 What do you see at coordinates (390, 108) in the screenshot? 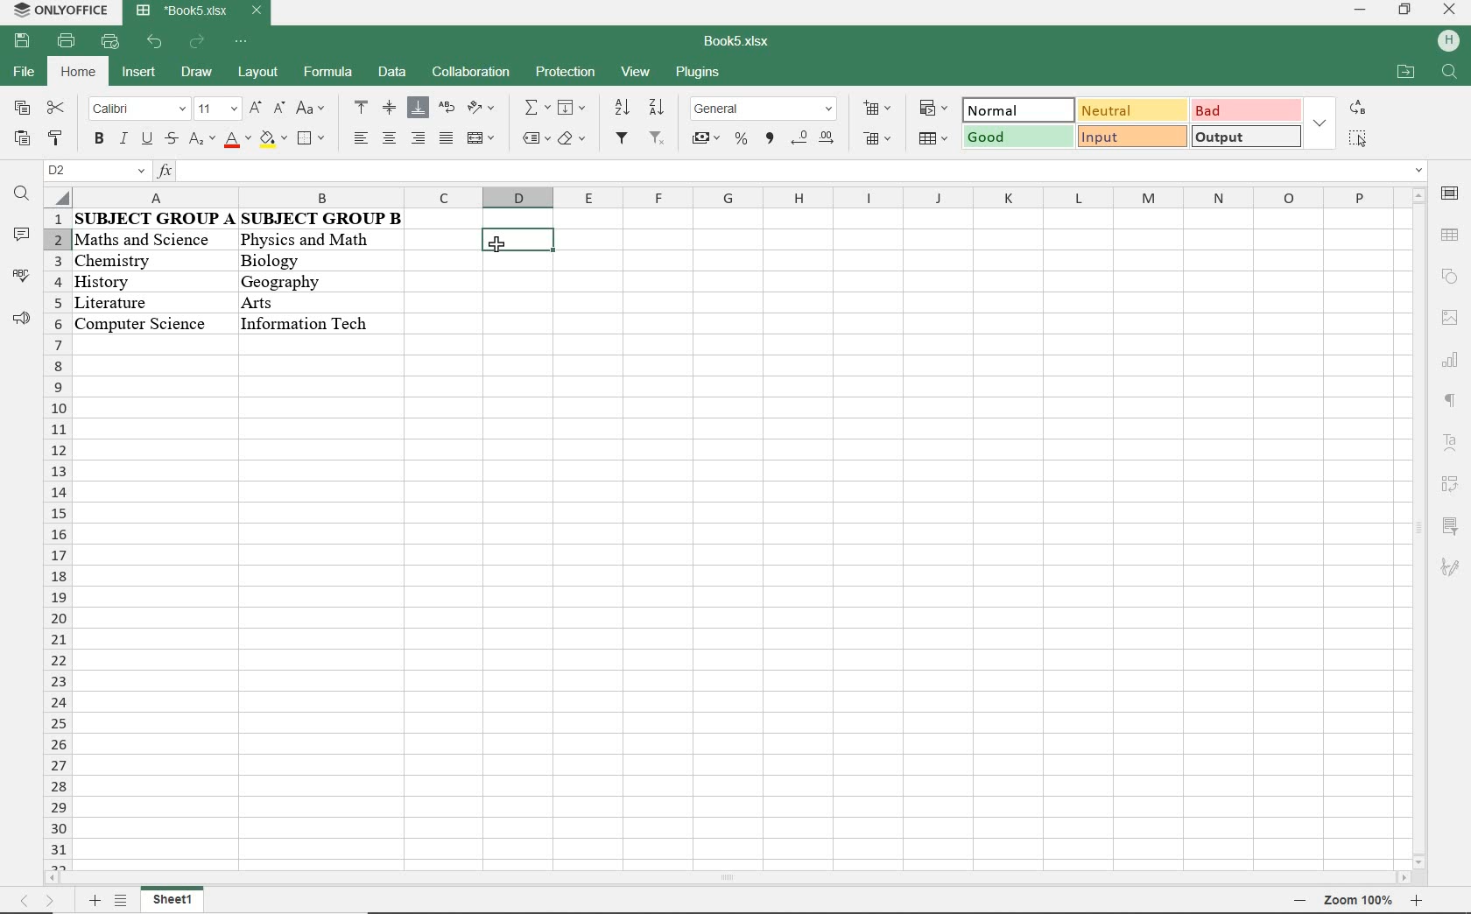
I see `align middle` at bounding box center [390, 108].